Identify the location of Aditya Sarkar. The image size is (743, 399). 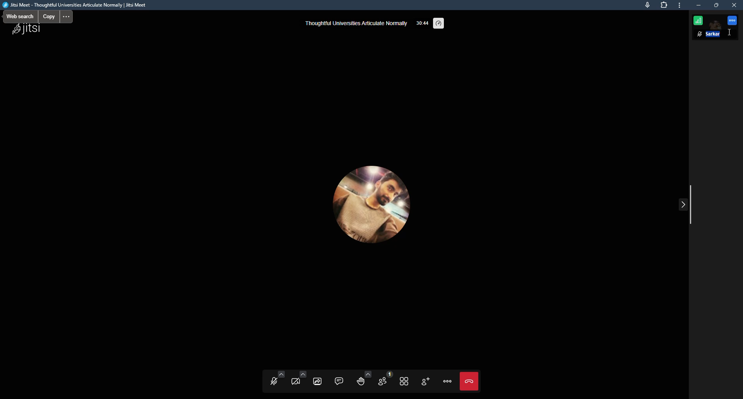
(720, 36).